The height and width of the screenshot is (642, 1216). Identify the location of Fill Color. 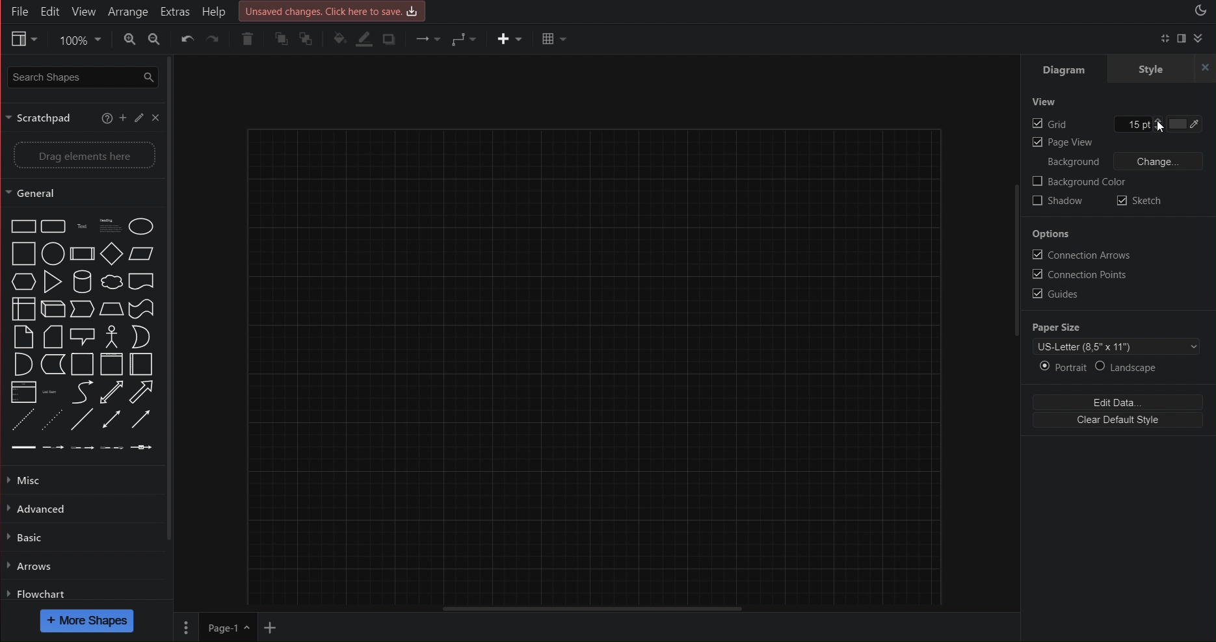
(339, 40).